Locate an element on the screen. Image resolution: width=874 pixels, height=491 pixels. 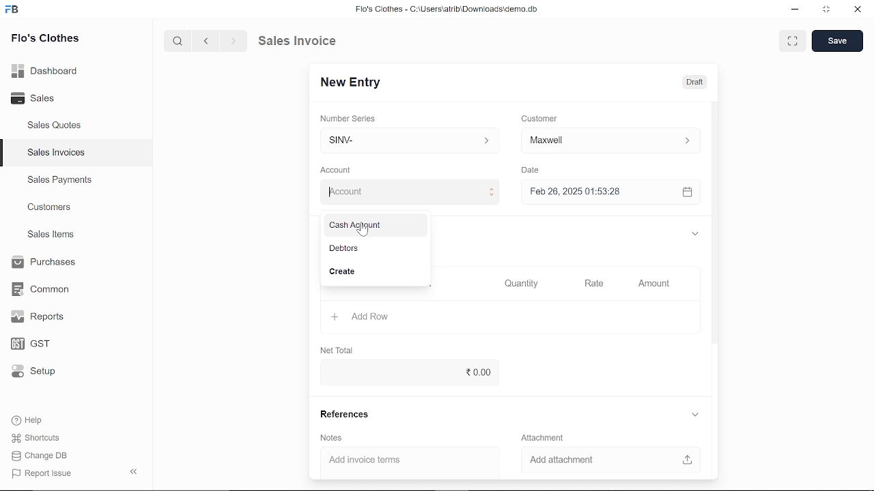
| Report Issue: is located at coordinates (44, 473).